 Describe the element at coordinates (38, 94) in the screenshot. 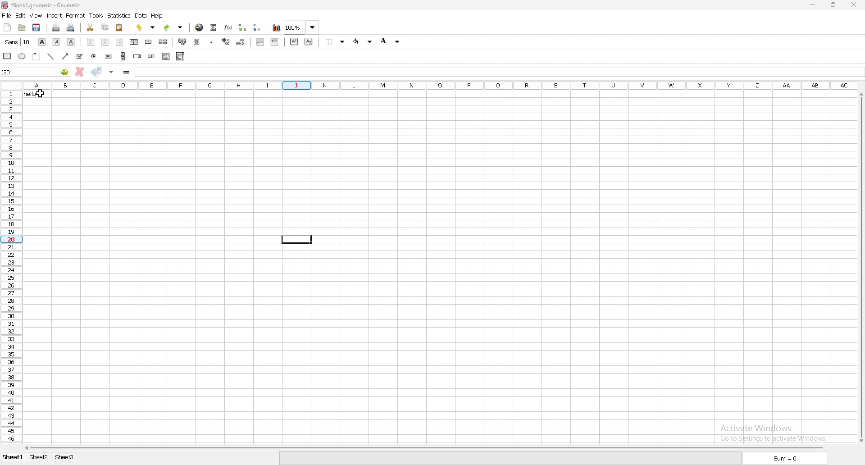

I see `hello` at that location.